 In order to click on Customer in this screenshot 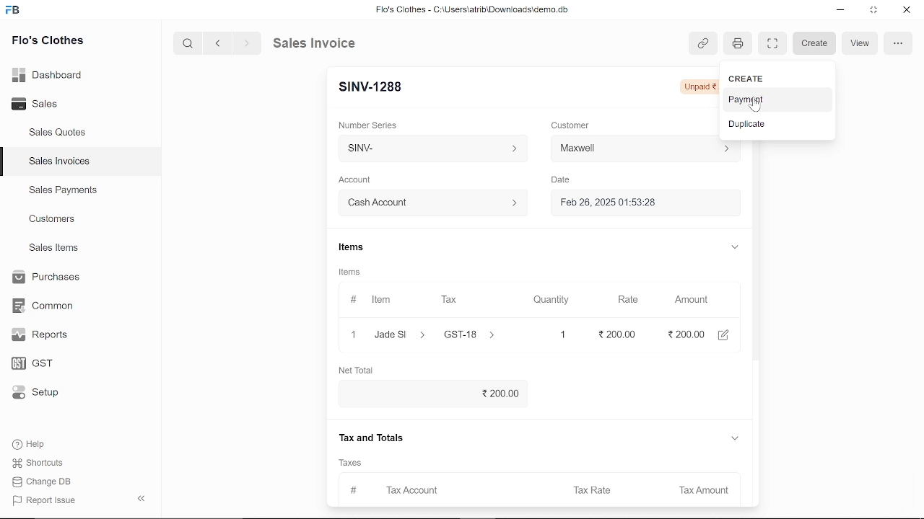, I will do `click(572, 125)`.